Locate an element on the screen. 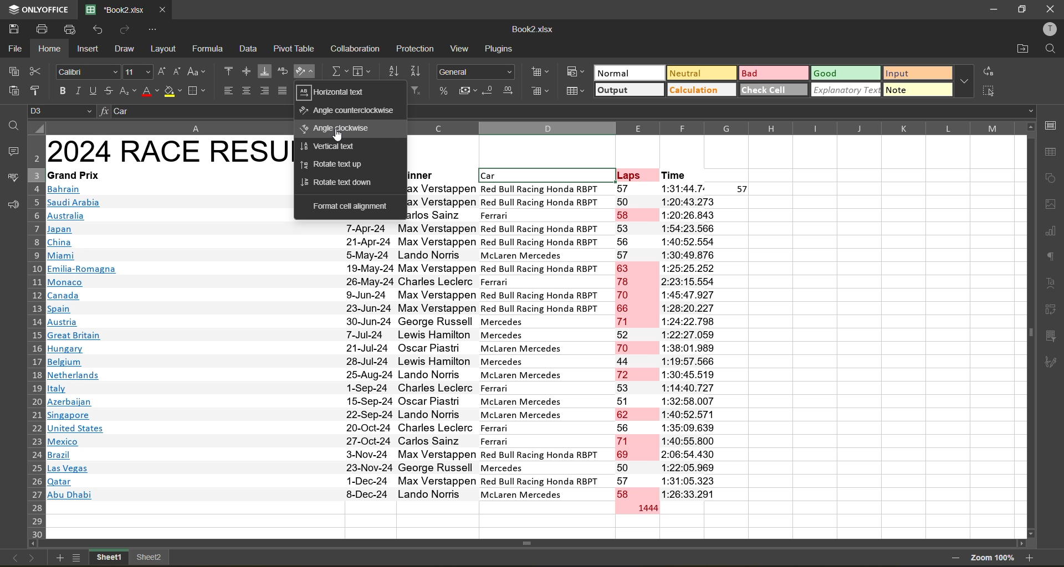 The width and height of the screenshot is (1064, 567). text is located at coordinates (1052, 283).